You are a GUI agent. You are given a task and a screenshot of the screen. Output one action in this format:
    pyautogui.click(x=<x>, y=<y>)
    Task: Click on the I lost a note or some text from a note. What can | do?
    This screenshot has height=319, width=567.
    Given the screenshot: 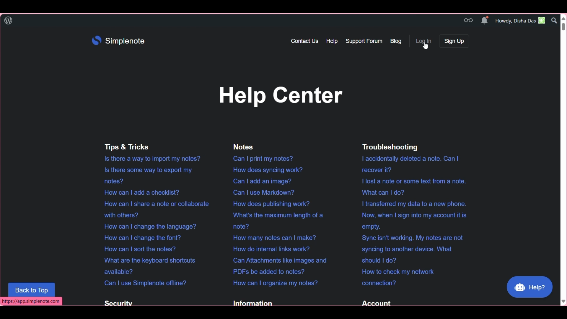 What is the action you would take?
    pyautogui.click(x=410, y=187)
    